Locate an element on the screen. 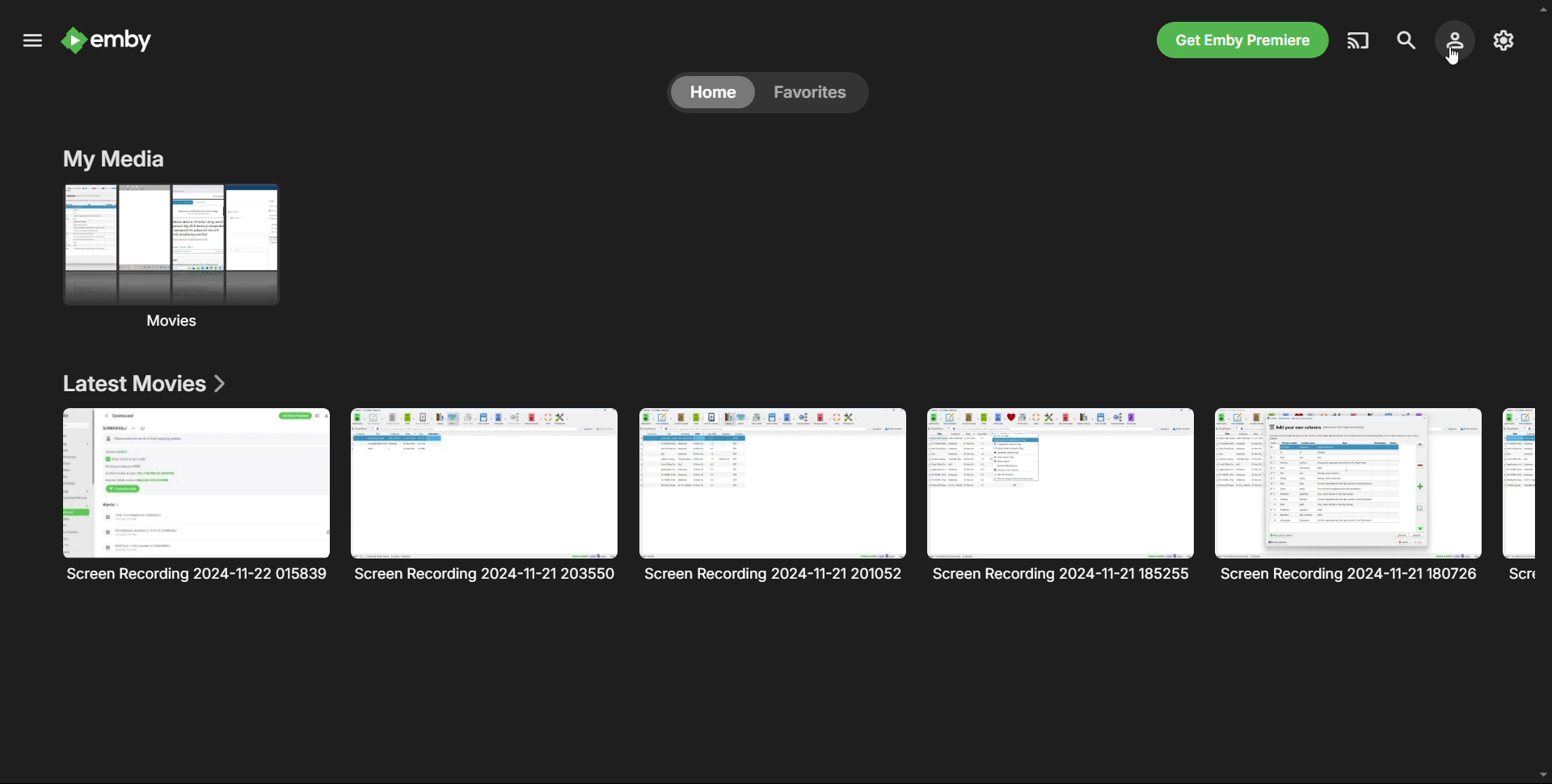  account is located at coordinates (1453, 39).